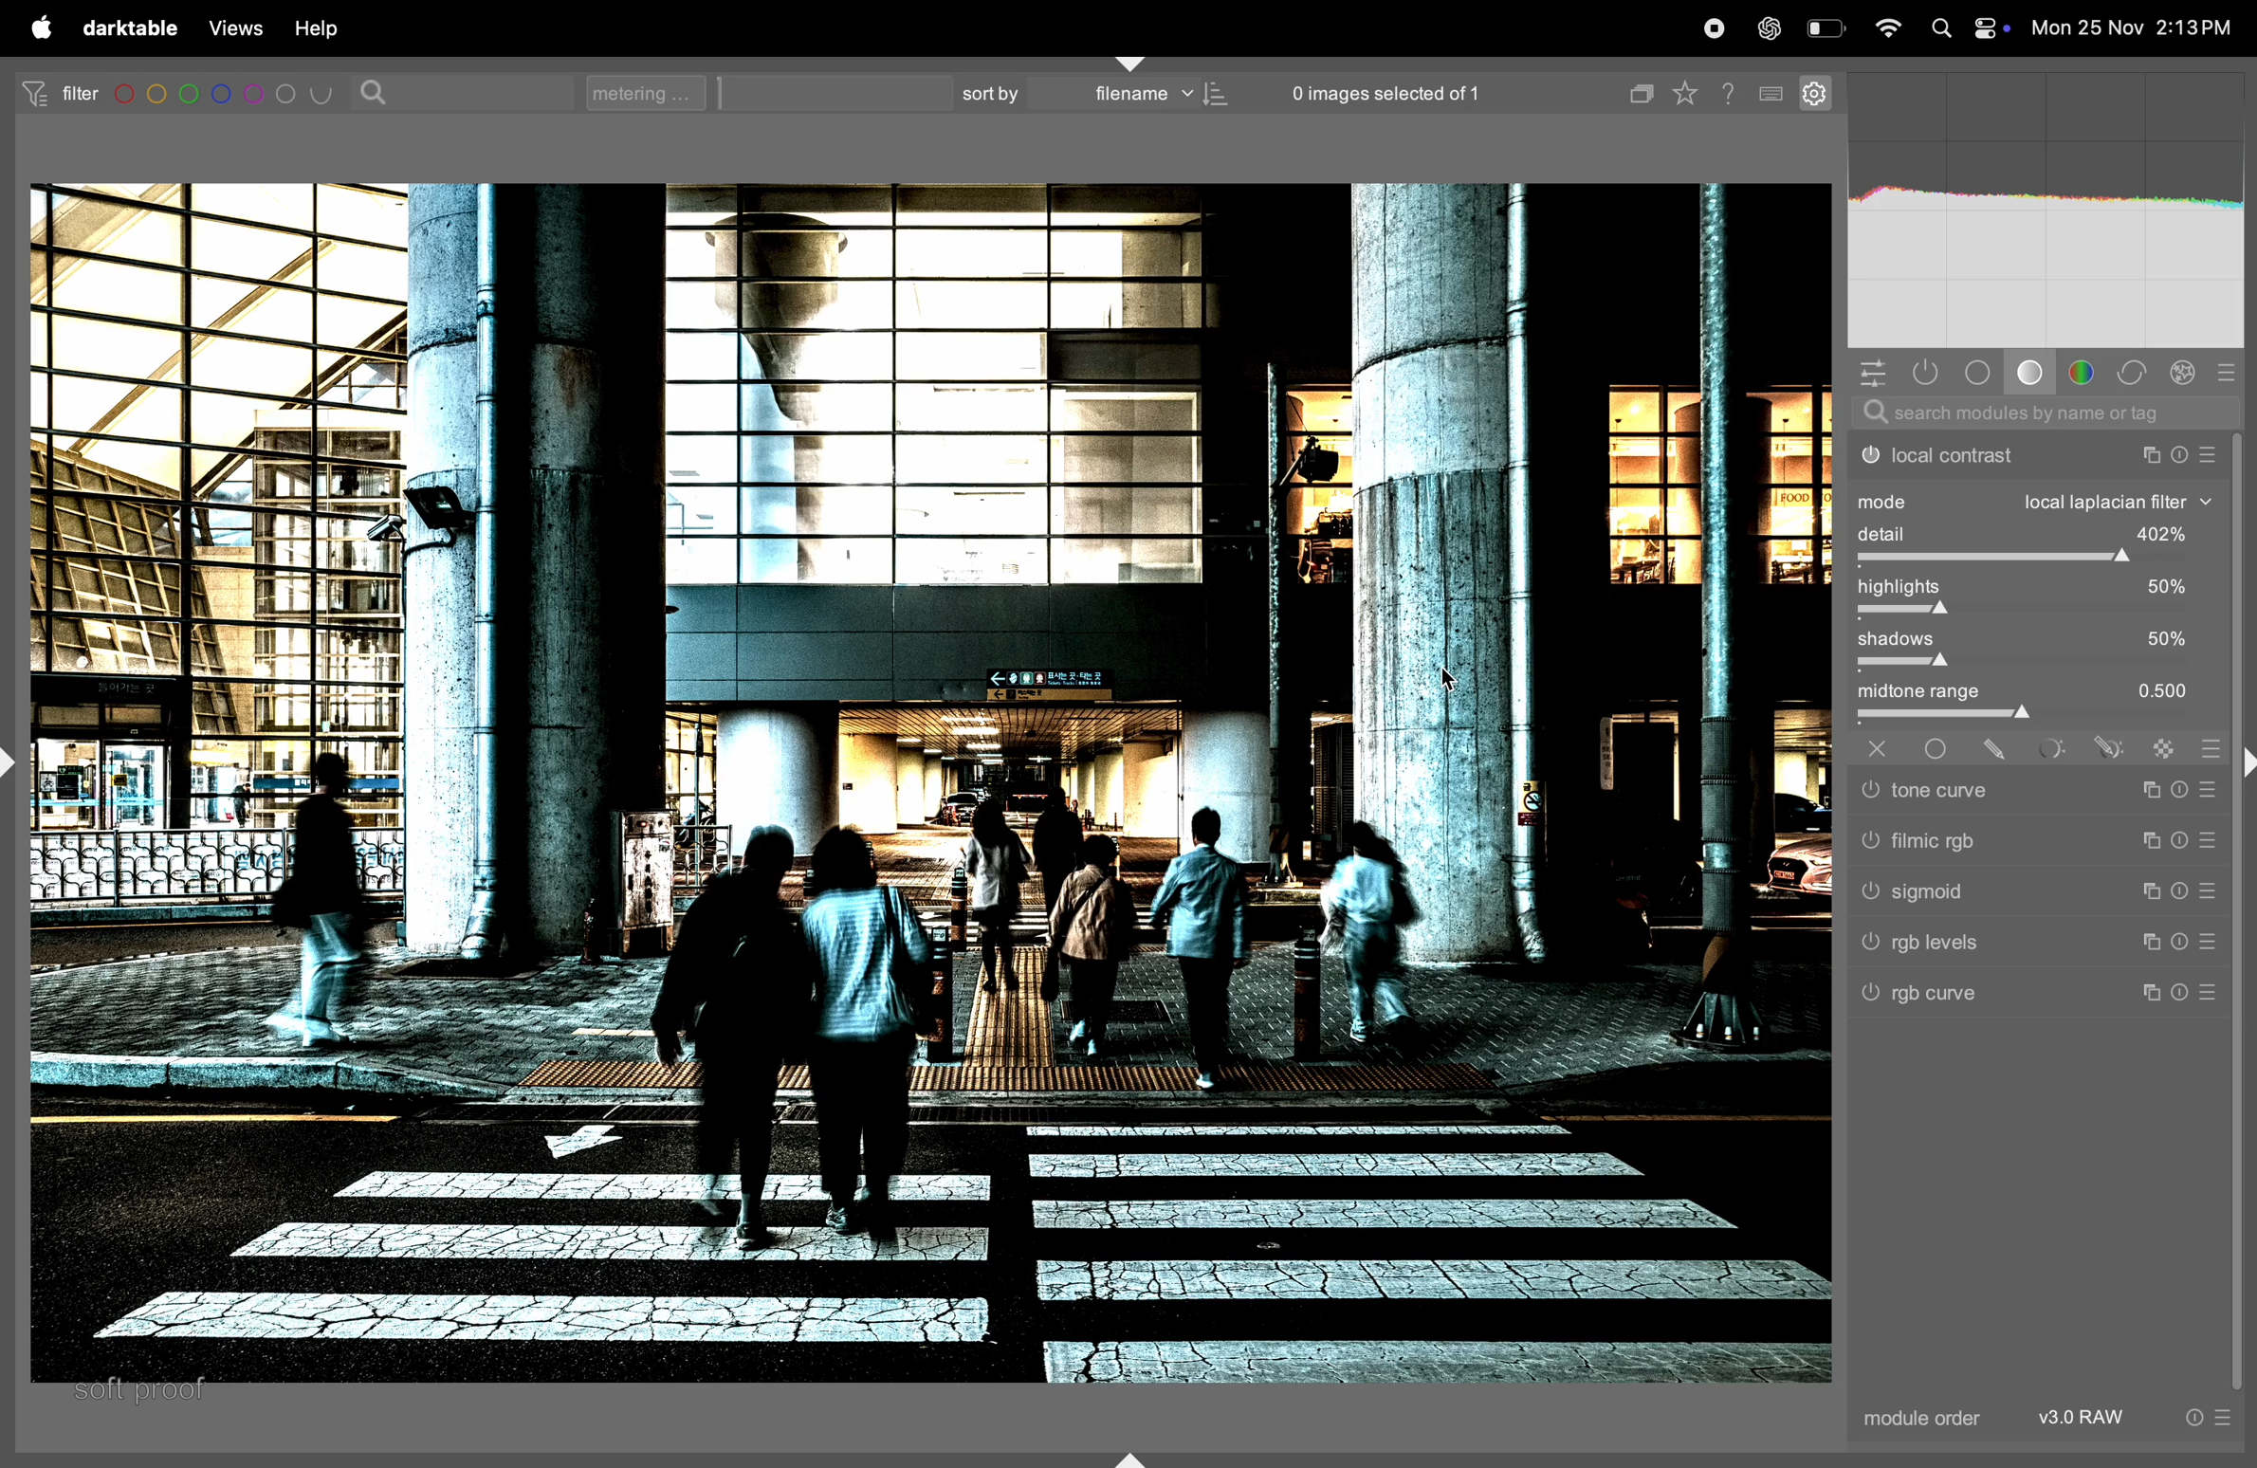 The width and height of the screenshot is (2257, 1468). What do you see at coordinates (1455, 677) in the screenshot?
I see `cursor` at bounding box center [1455, 677].